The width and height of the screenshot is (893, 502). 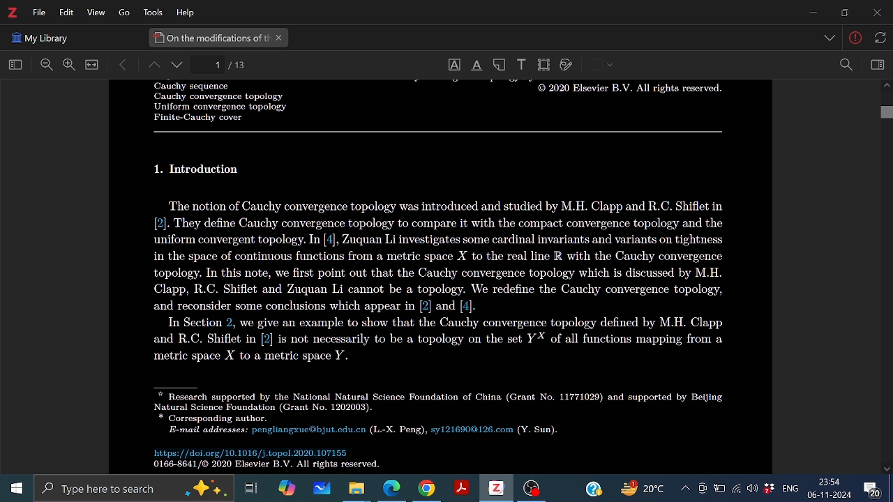 I want to click on Sidebar view, so click(x=876, y=65).